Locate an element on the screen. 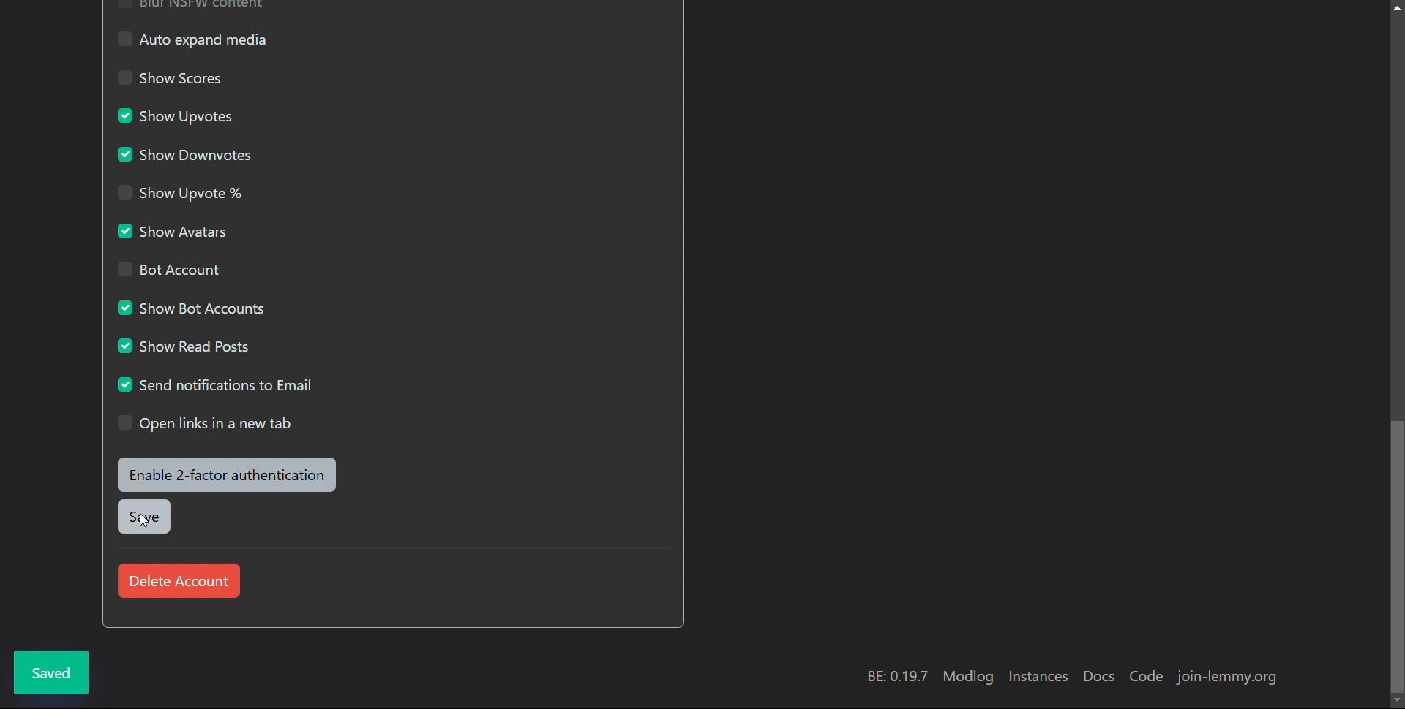 The width and height of the screenshot is (1405, 709). show avatars is located at coordinates (174, 230).